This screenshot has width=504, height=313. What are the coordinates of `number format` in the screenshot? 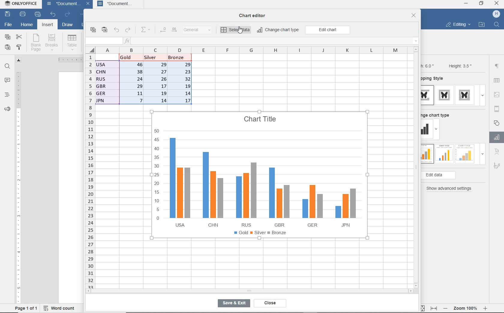 It's located at (199, 30).